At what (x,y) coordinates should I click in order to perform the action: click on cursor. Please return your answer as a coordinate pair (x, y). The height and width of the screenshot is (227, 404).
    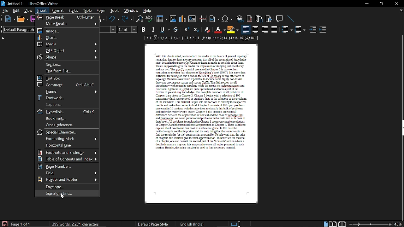
    Looking at the image, I should click on (62, 195).